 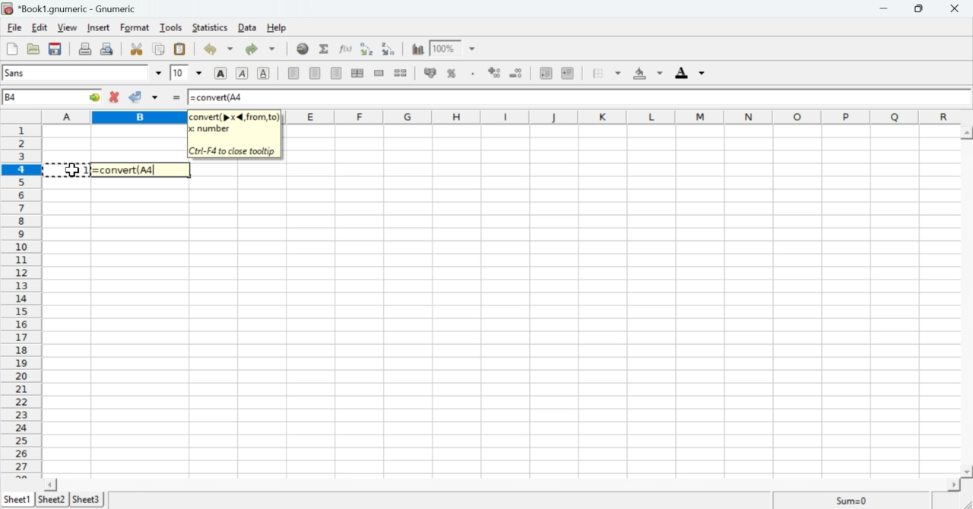 I want to click on scroll down, so click(x=967, y=472).